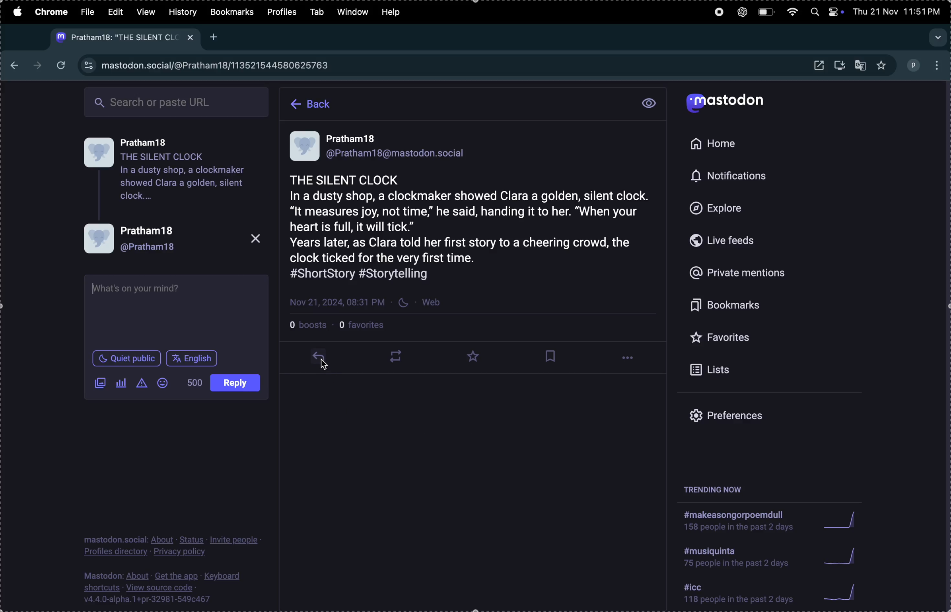 Image resolution: width=951 pixels, height=612 pixels. Describe the element at coordinates (747, 370) in the screenshot. I see `list` at that location.